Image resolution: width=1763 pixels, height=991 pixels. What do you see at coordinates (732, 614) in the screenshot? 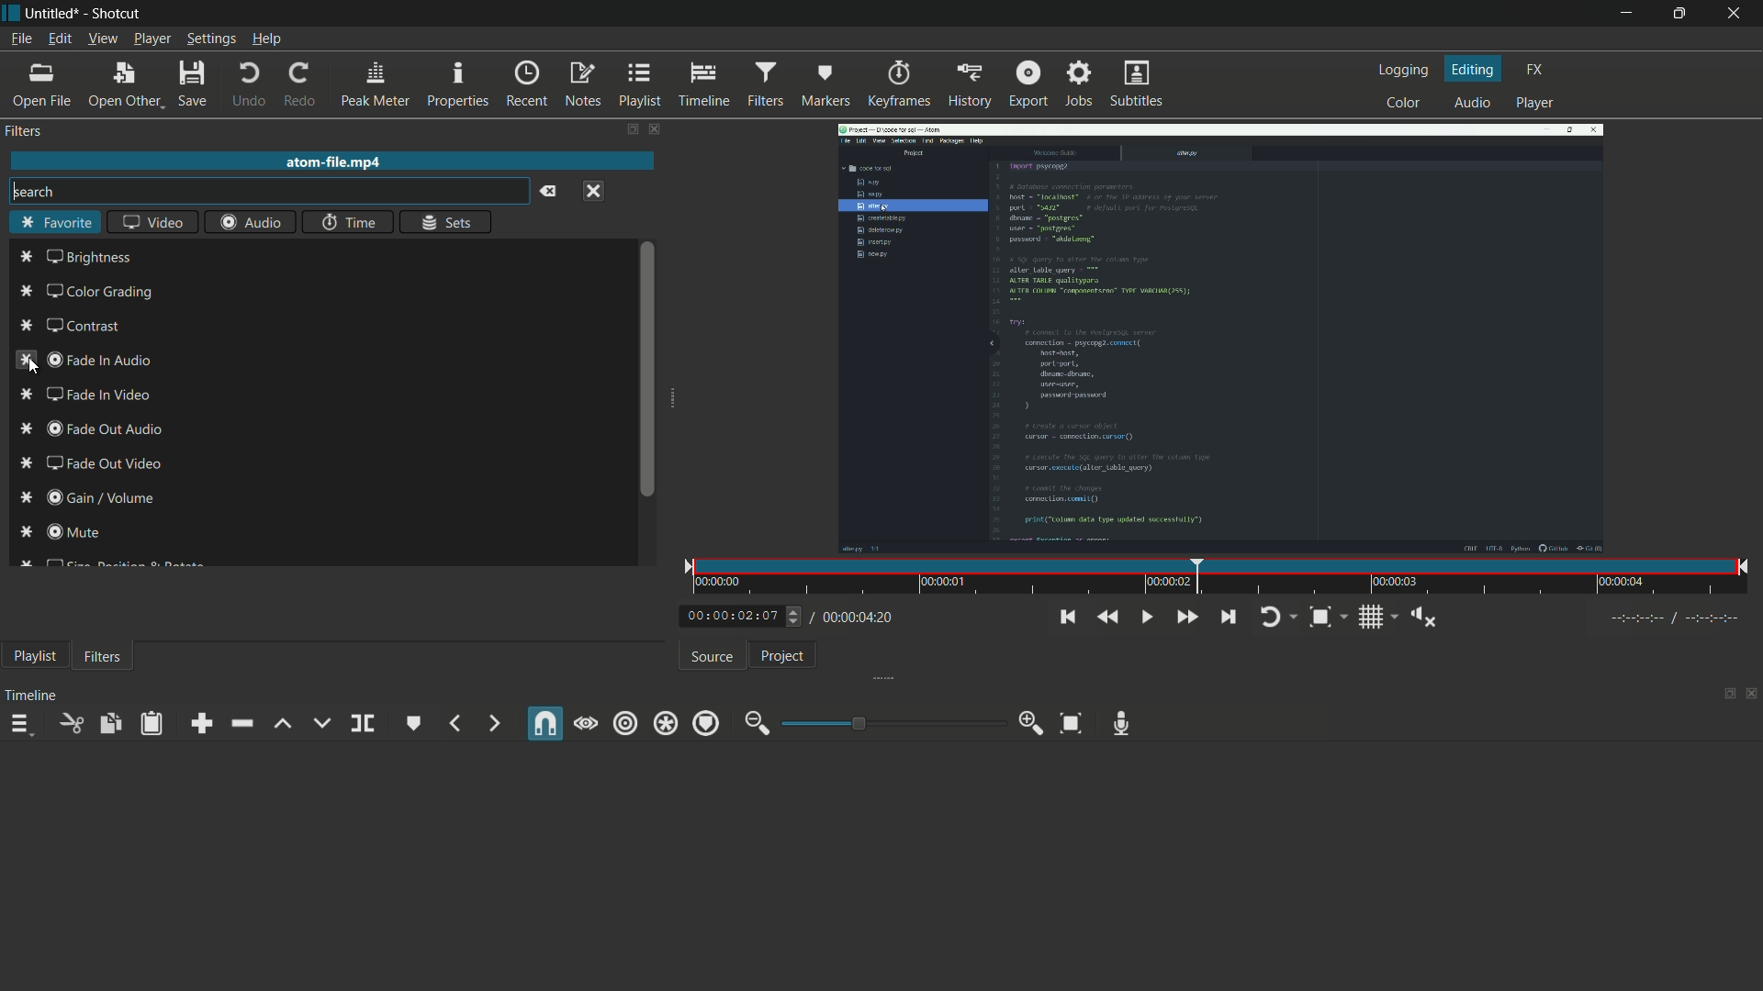
I see `current time` at bounding box center [732, 614].